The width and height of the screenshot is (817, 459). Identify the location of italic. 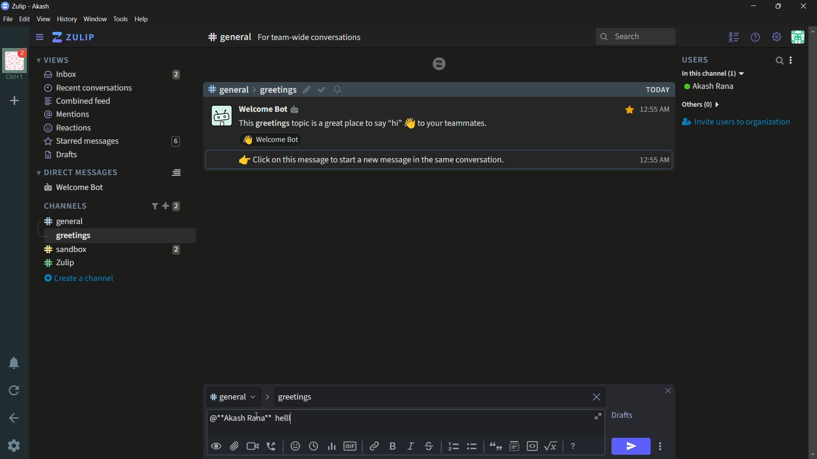
(410, 446).